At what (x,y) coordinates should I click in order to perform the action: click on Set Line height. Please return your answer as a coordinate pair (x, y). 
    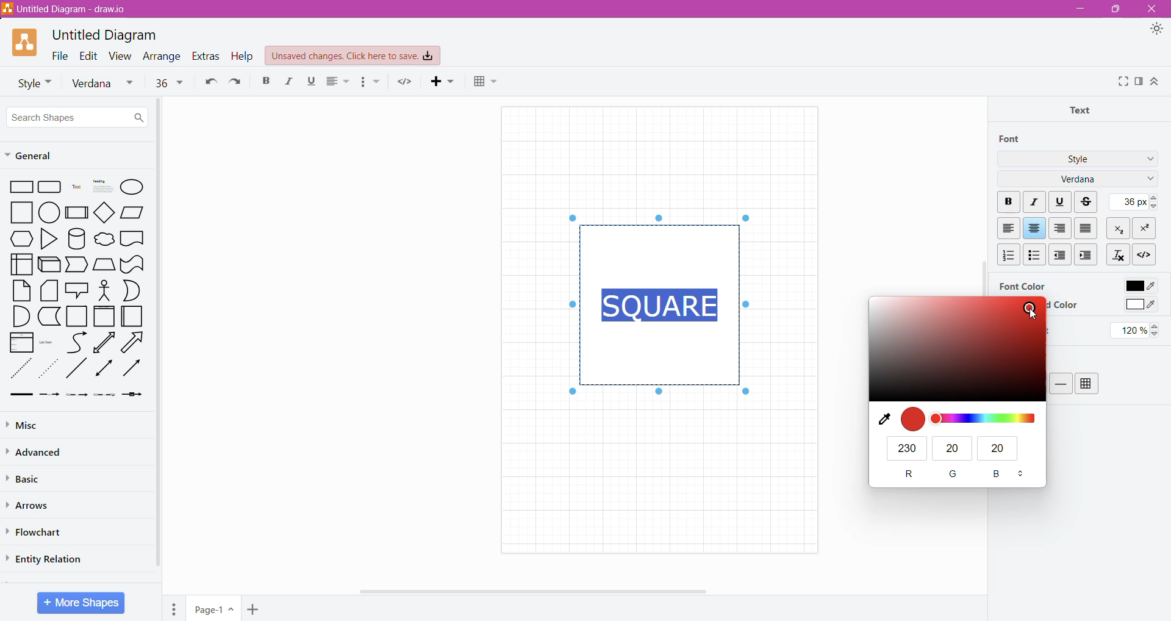
    Looking at the image, I should click on (1137, 330).